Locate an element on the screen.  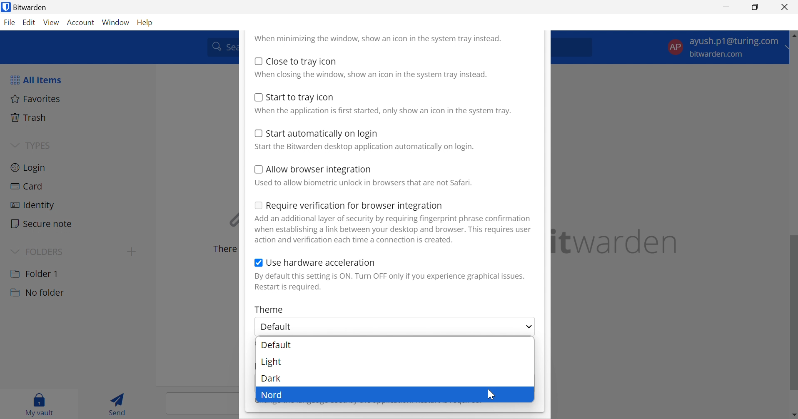
Bitwarden is located at coordinates (33, 7).